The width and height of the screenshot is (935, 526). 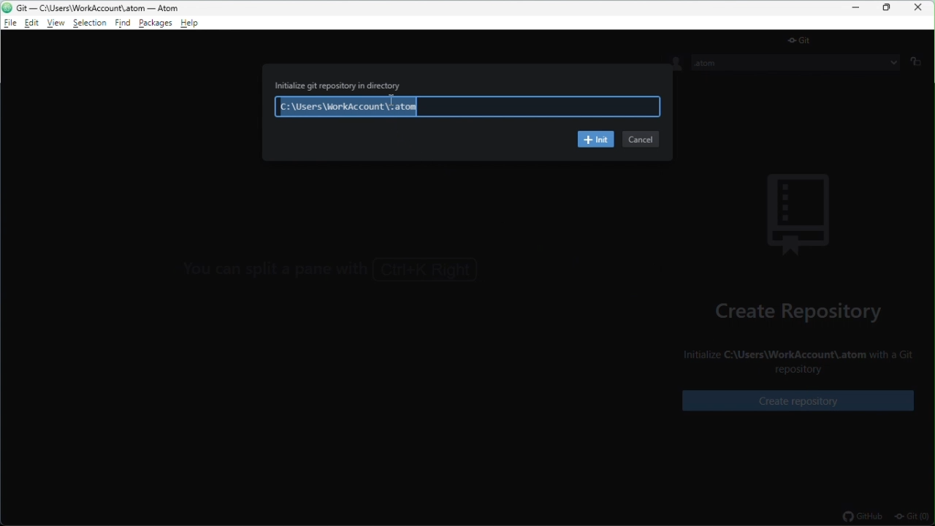 What do you see at coordinates (801, 310) in the screenshot?
I see `create repository` at bounding box center [801, 310].